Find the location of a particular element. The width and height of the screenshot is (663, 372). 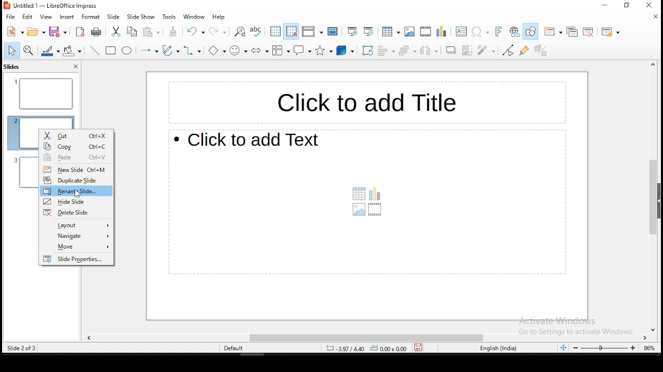

slide 1 is located at coordinates (44, 94).